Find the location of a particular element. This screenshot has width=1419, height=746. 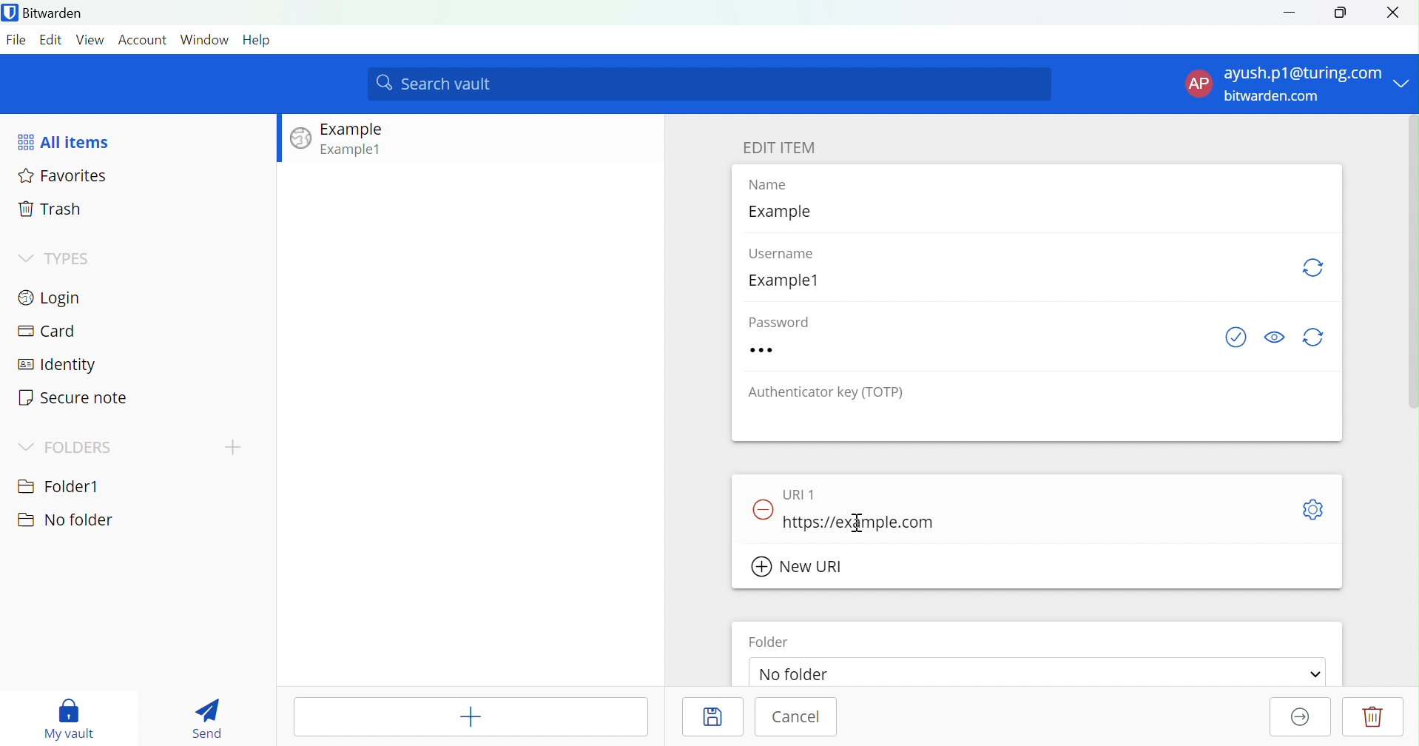

Toggle Visibility is located at coordinates (1275, 336).